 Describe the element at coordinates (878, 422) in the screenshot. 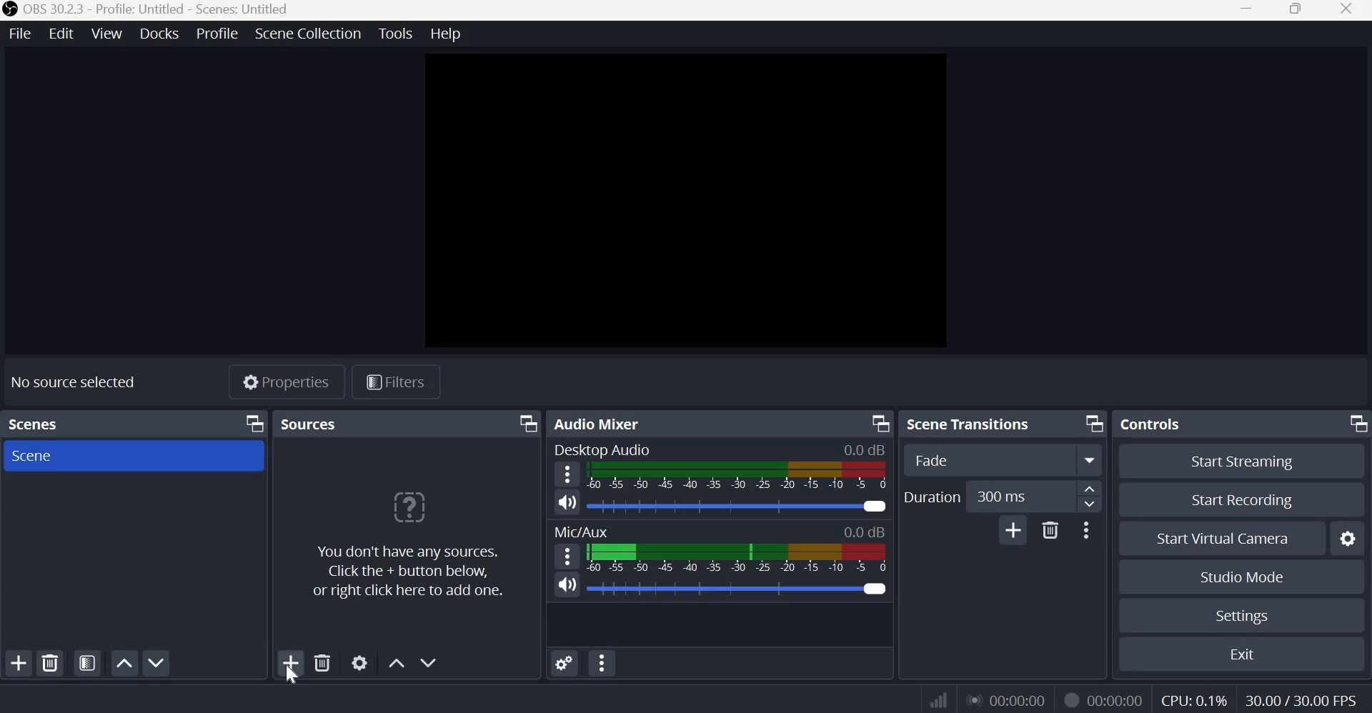

I see ` Dock Options icon` at that location.